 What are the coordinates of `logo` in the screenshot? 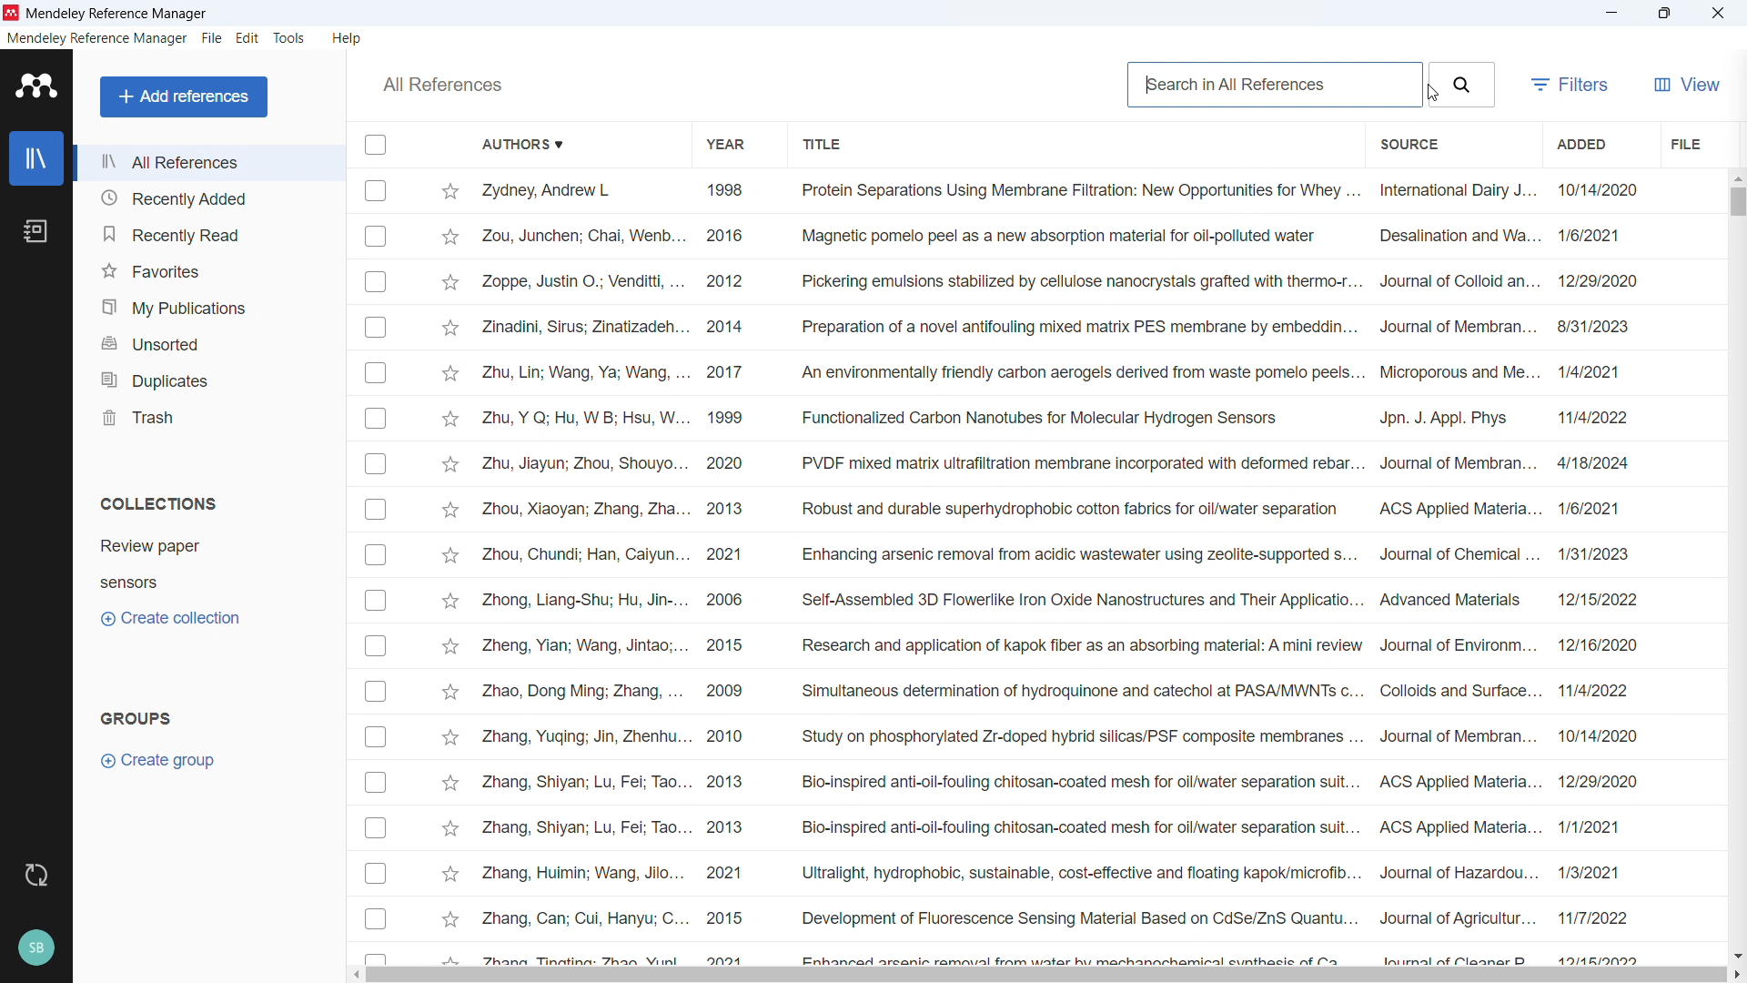 It's located at (11, 14).